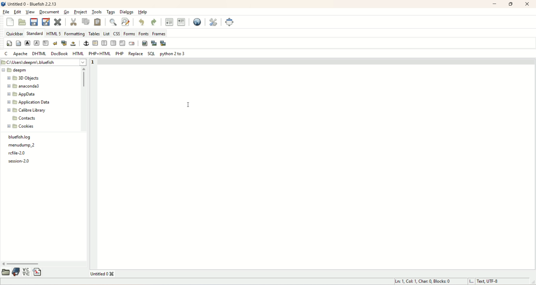 This screenshot has height=285, width=536. I want to click on fullscreen, so click(229, 21).